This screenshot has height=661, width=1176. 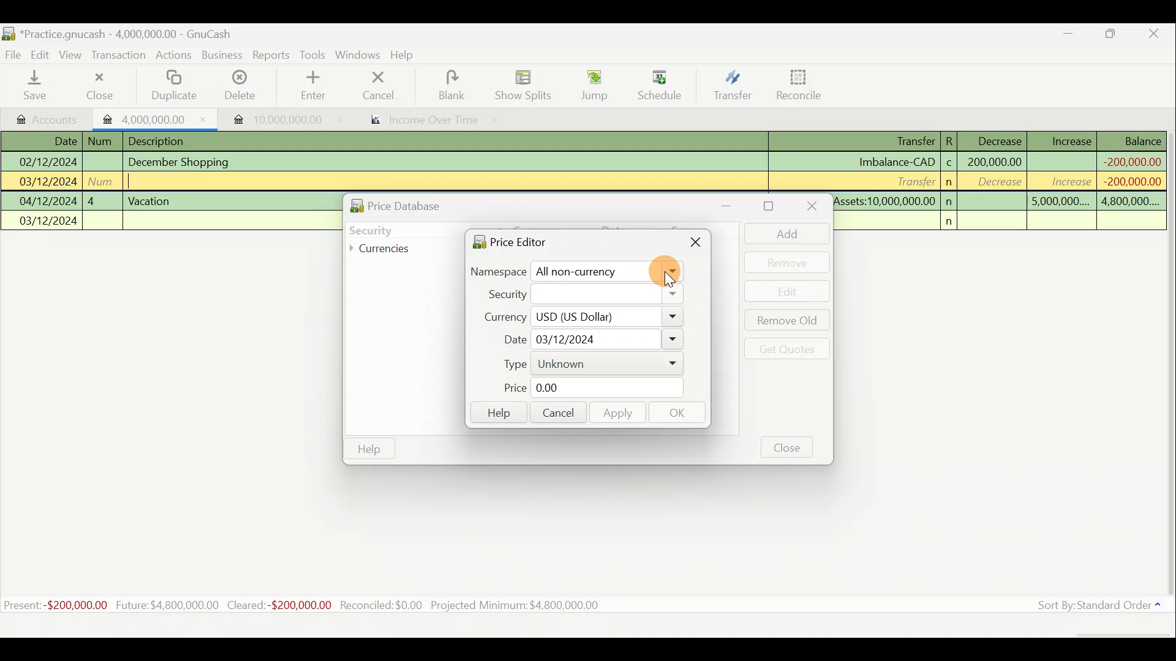 What do you see at coordinates (1071, 140) in the screenshot?
I see `Increase` at bounding box center [1071, 140].